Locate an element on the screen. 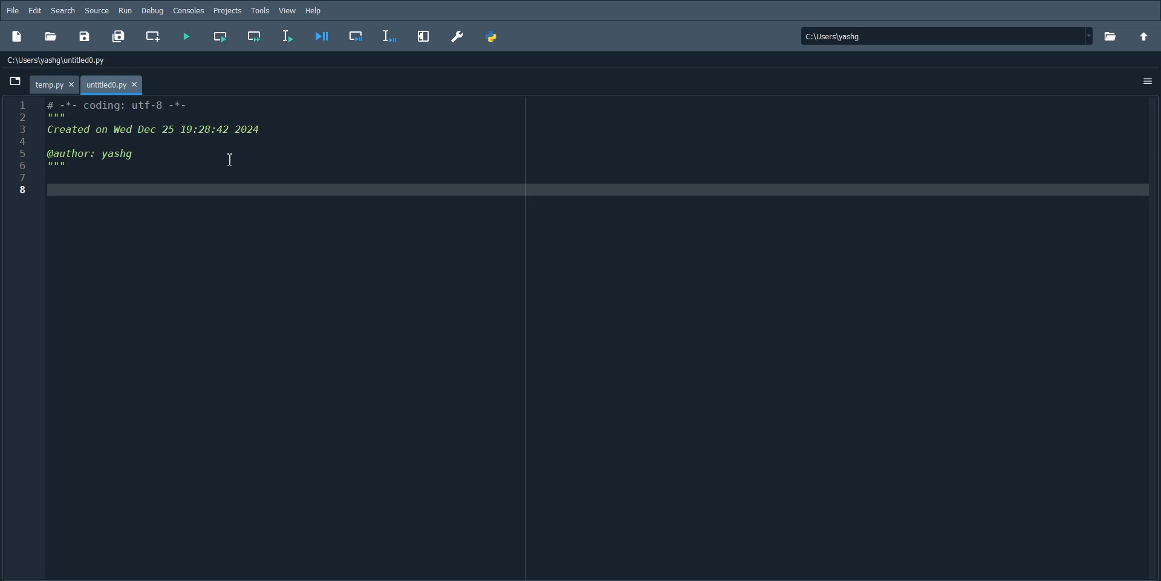 This screenshot has height=581, width=1161. | Ci\Userslyashg is located at coordinates (841, 37).